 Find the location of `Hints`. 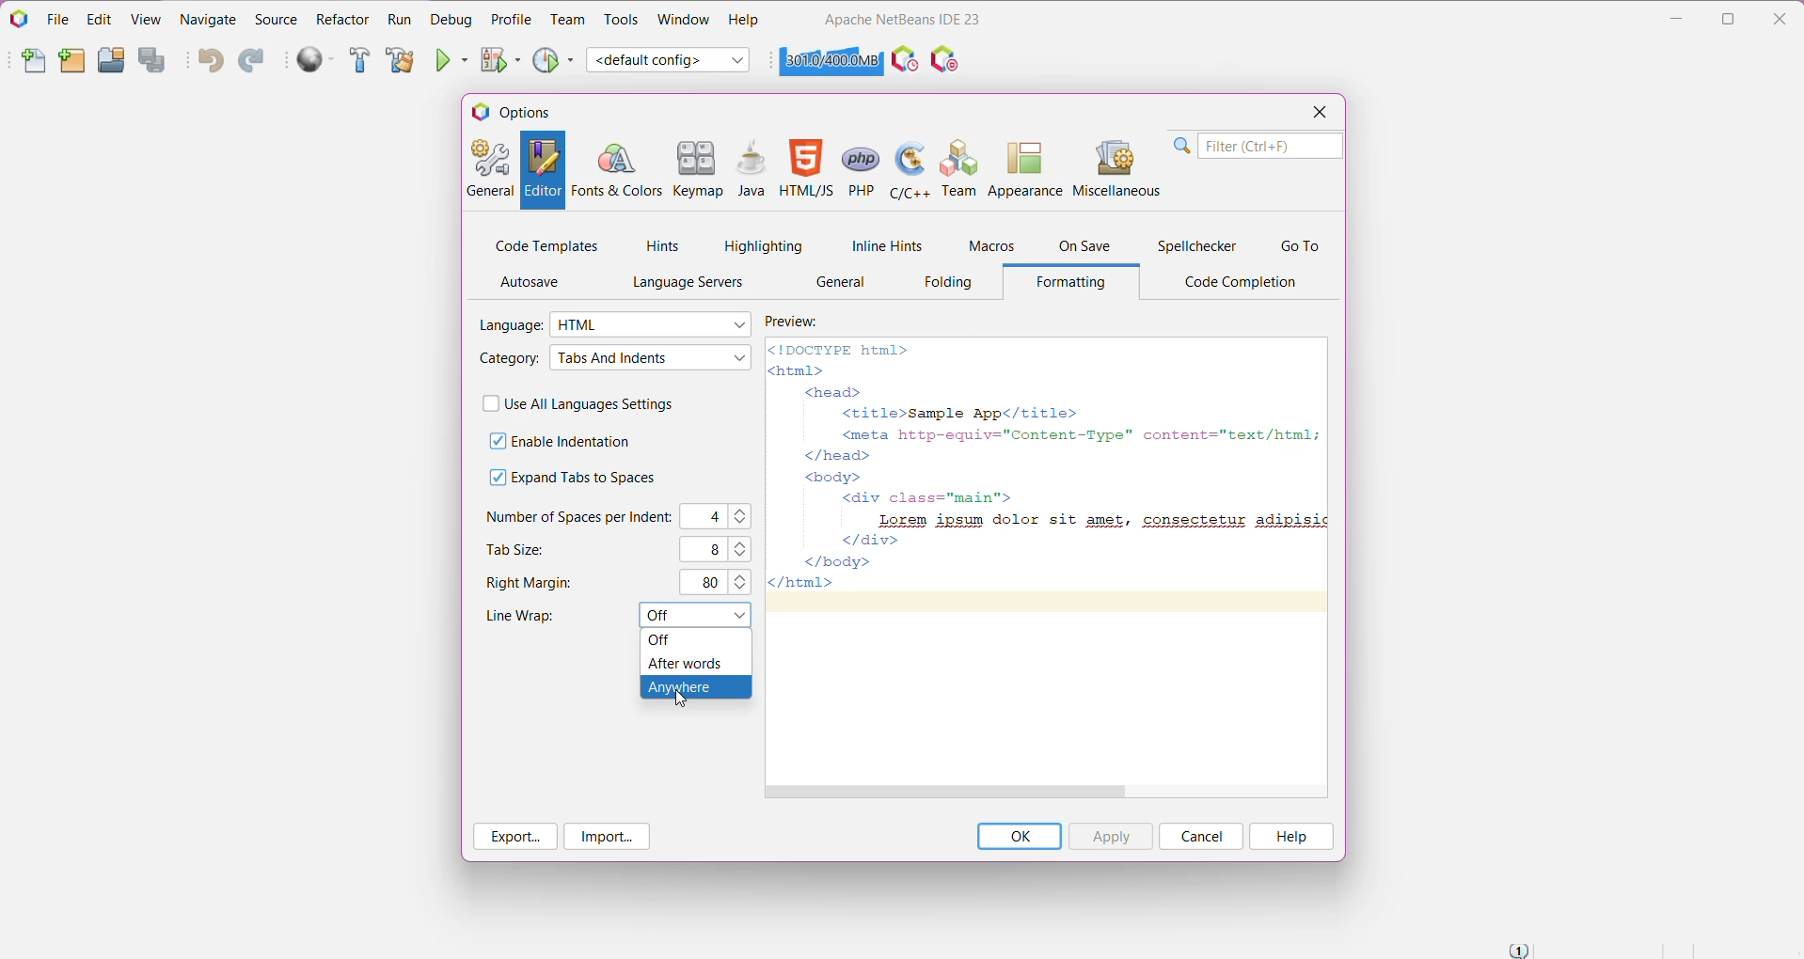

Hints is located at coordinates (663, 246).